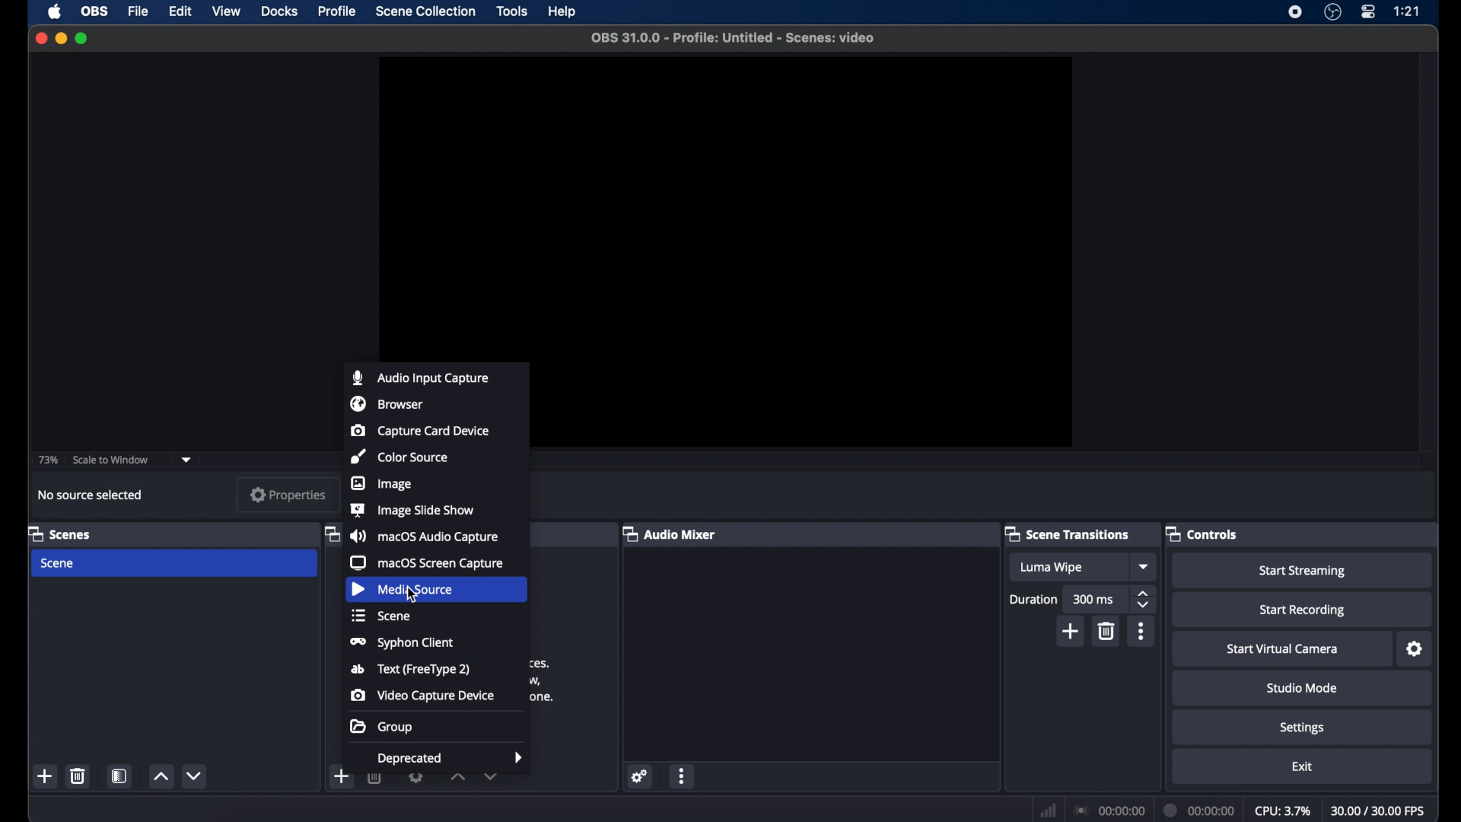 This screenshot has width=1461, height=822. Describe the element at coordinates (1279, 648) in the screenshot. I see `start virtual camera` at that location.